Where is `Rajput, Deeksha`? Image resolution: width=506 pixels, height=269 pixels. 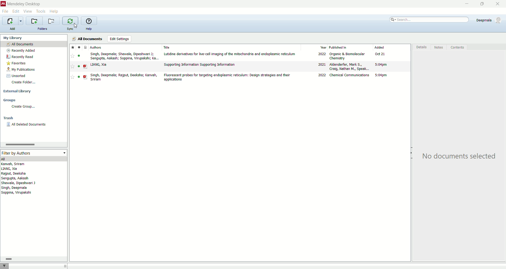 Rajput, Deeksha is located at coordinates (14, 174).